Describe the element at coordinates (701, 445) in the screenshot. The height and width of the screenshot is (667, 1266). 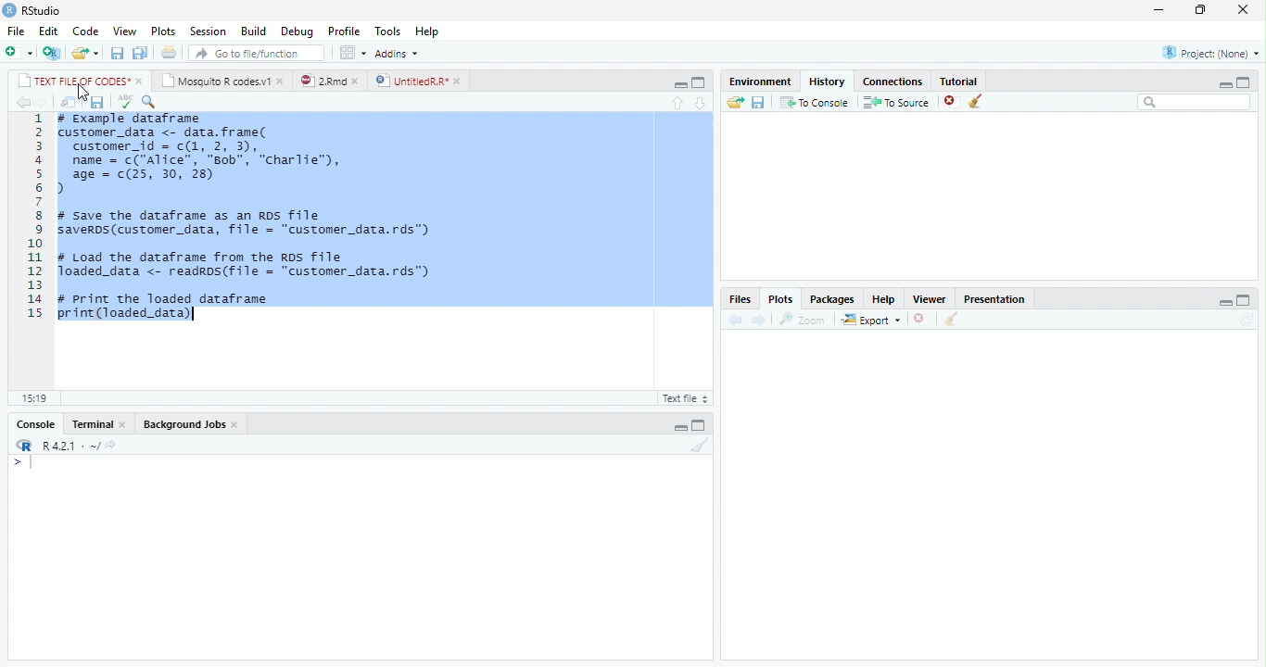
I see `clear` at that location.